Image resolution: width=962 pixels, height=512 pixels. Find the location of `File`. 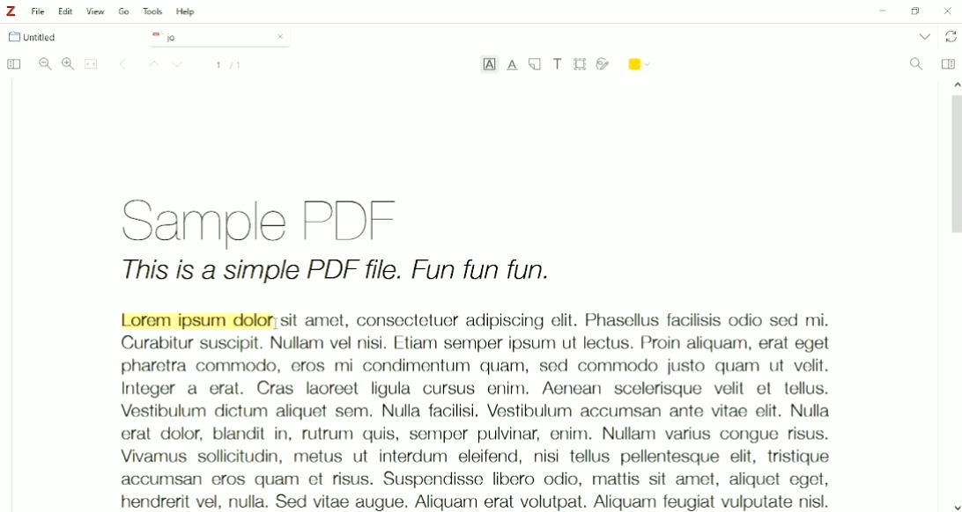

File is located at coordinates (39, 11).